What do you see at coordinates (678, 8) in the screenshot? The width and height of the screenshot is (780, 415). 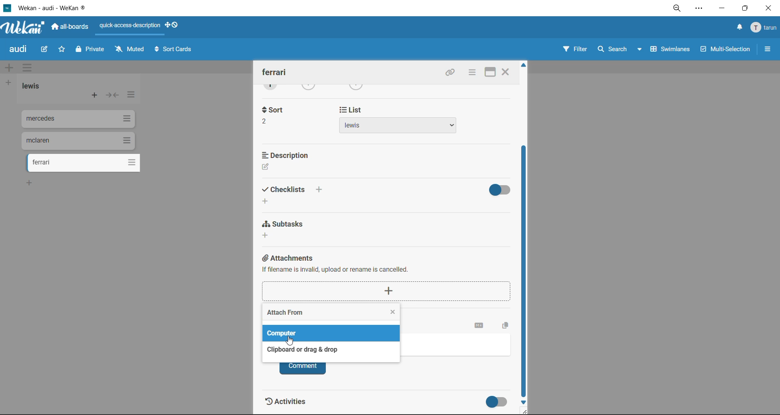 I see `zoom` at bounding box center [678, 8].